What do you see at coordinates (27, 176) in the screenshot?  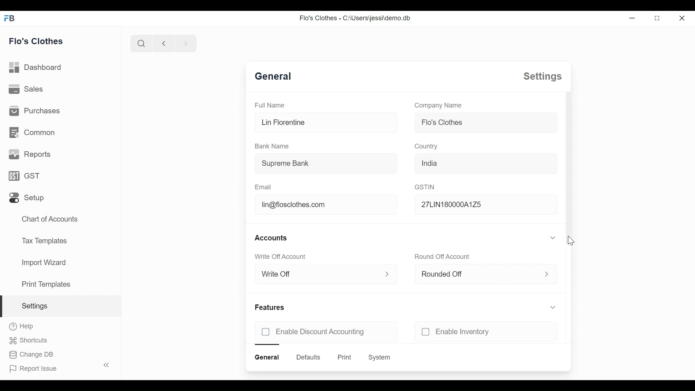 I see `GST` at bounding box center [27, 176].